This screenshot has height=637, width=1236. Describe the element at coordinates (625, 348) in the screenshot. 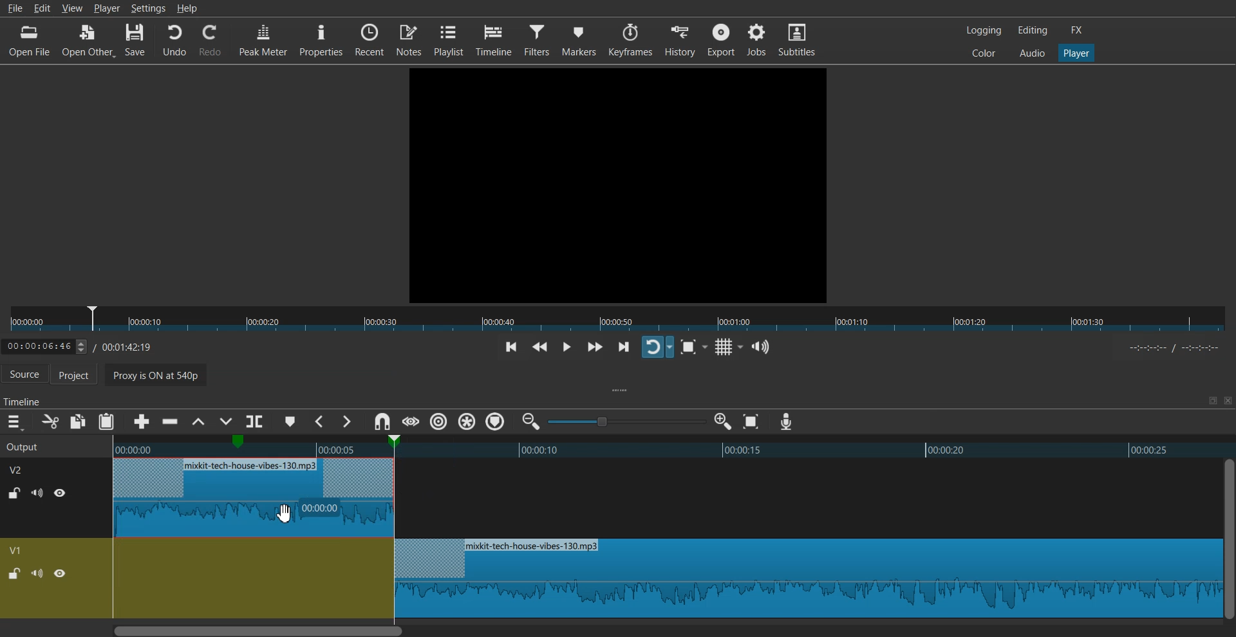

I see `Skip to next point` at that location.